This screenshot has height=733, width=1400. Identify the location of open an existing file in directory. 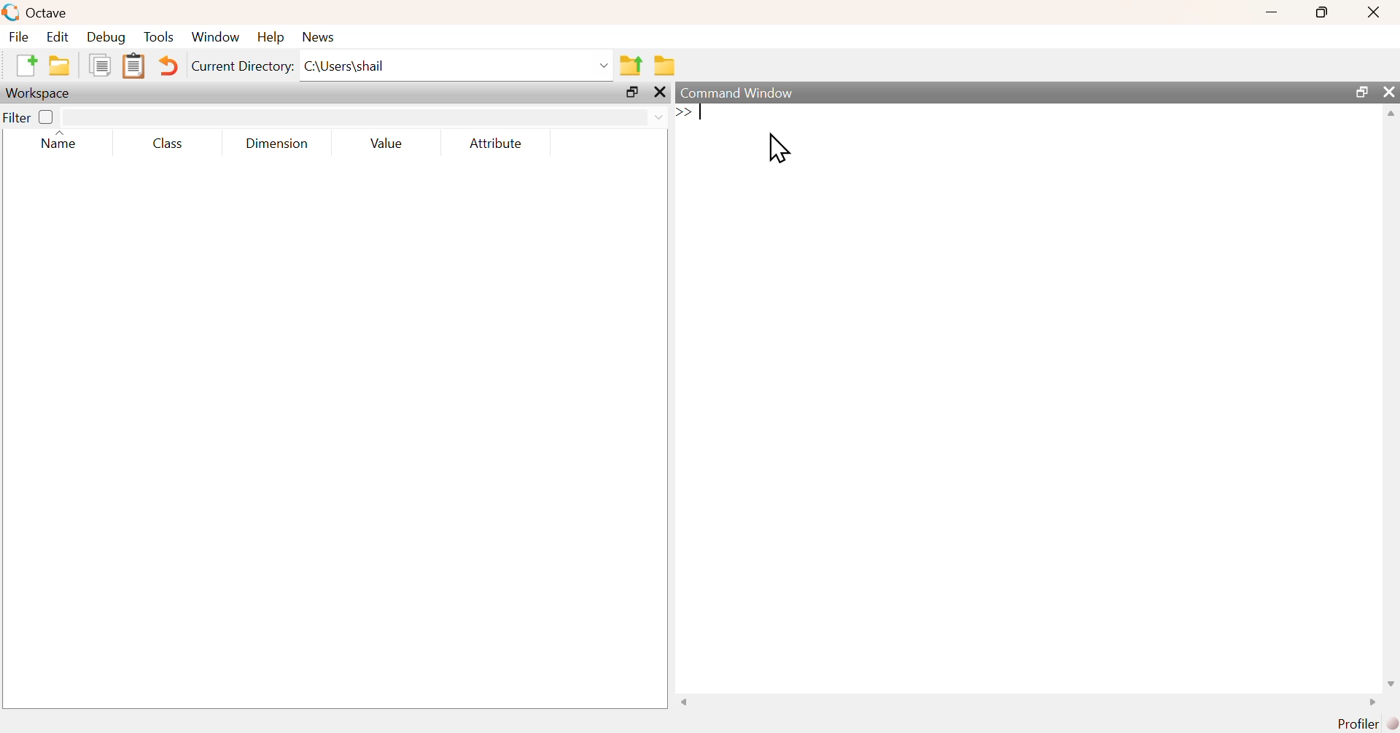
(63, 65).